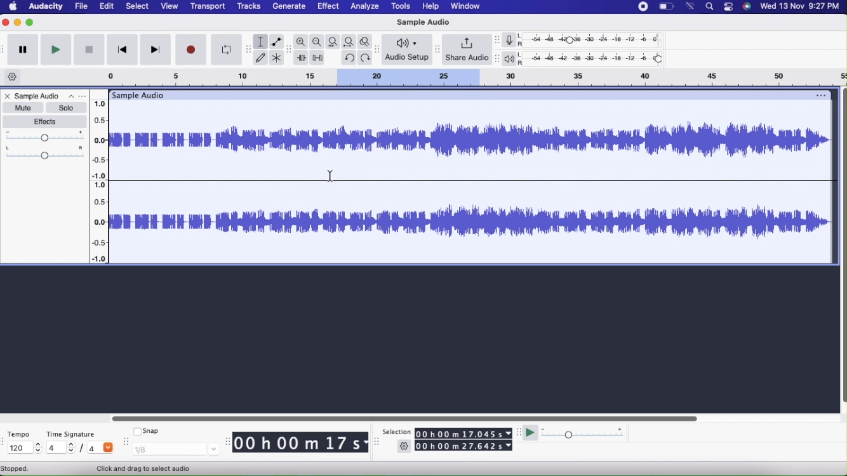 The height and width of the screenshot is (476, 847). What do you see at coordinates (518, 432) in the screenshot?
I see `move toolbar` at bounding box center [518, 432].